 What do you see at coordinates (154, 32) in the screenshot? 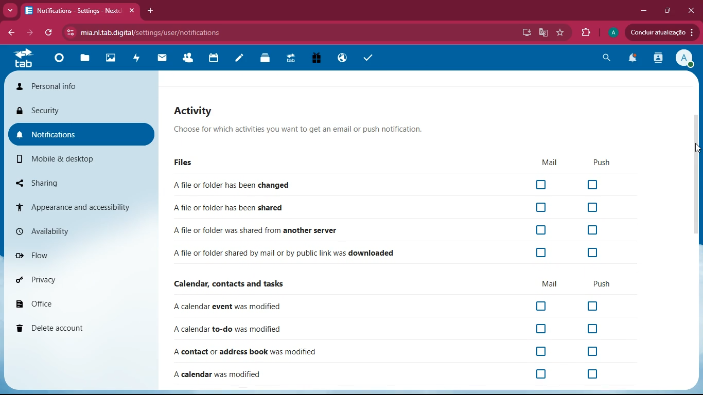
I see `mia.nltab.digital/settings/user/notifications` at bounding box center [154, 32].